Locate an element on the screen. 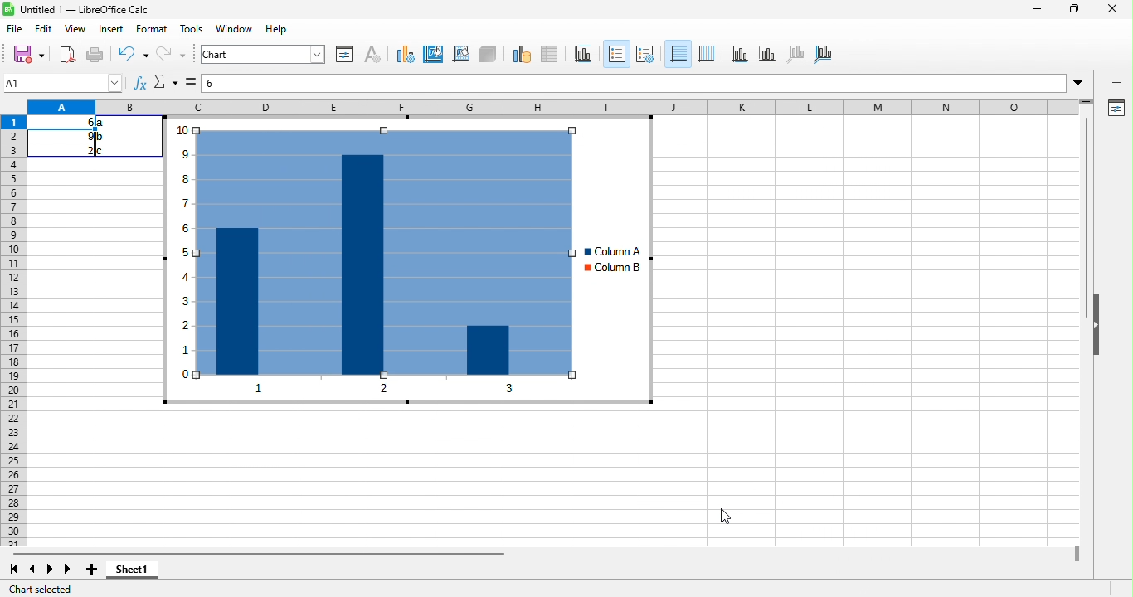 This screenshot has height=597, width=1133. export as pdf is located at coordinates (67, 54).